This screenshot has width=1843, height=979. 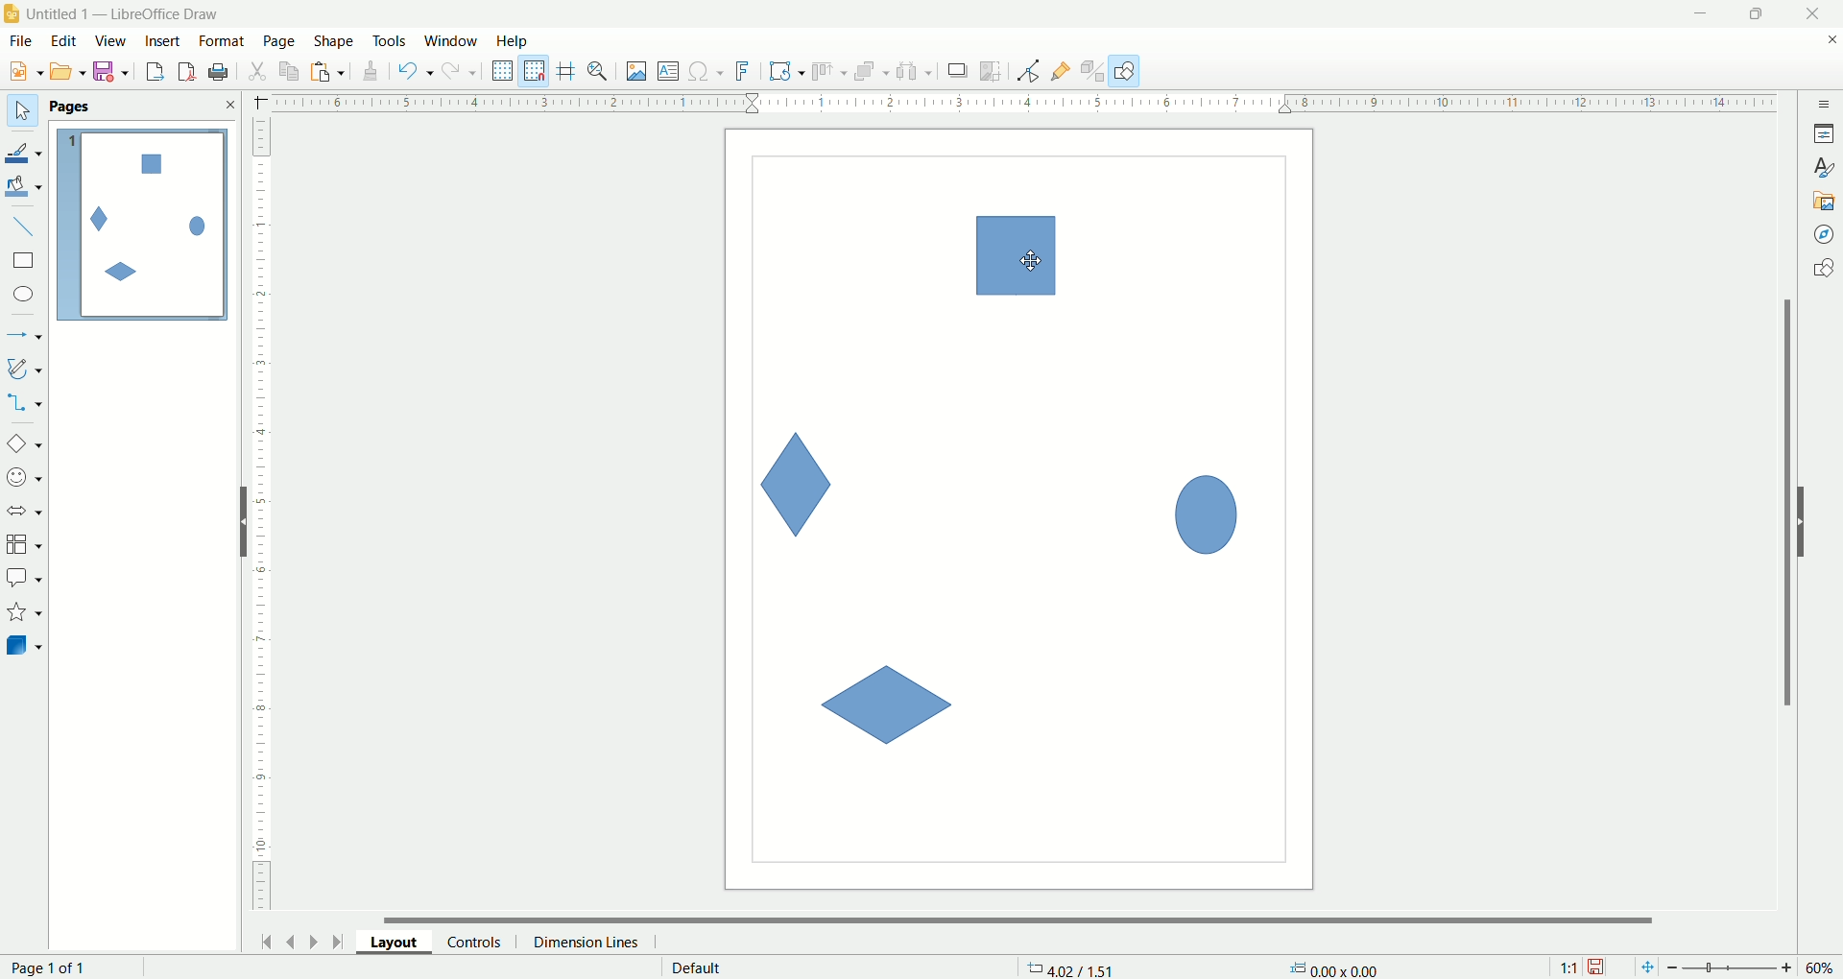 I want to click on unselected shape, so click(x=798, y=484).